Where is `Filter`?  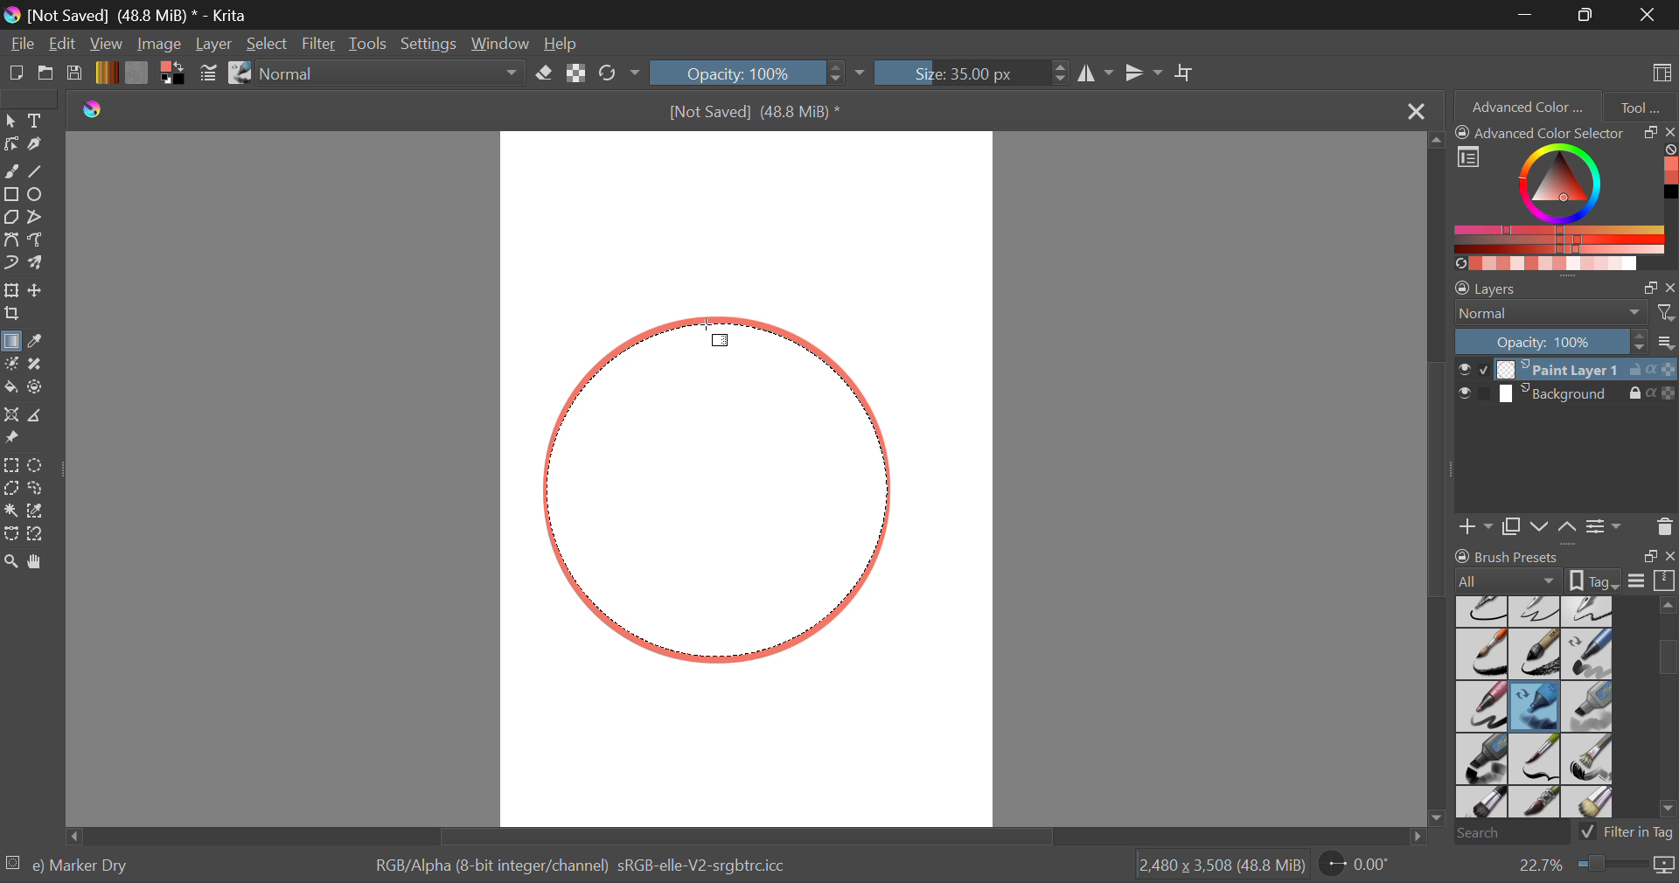 Filter is located at coordinates (321, 45).